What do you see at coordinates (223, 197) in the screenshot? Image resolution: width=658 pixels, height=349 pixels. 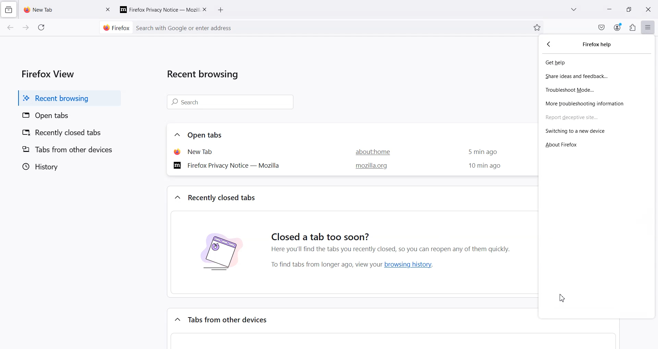 I see `Recently closed tabs` at bounding box center [223, 197].